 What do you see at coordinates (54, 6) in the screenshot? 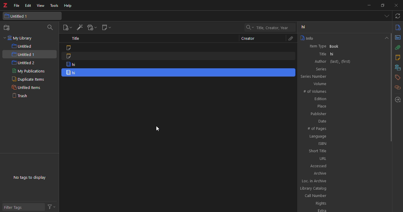
I see `tools` at bounding box center [54, 6].